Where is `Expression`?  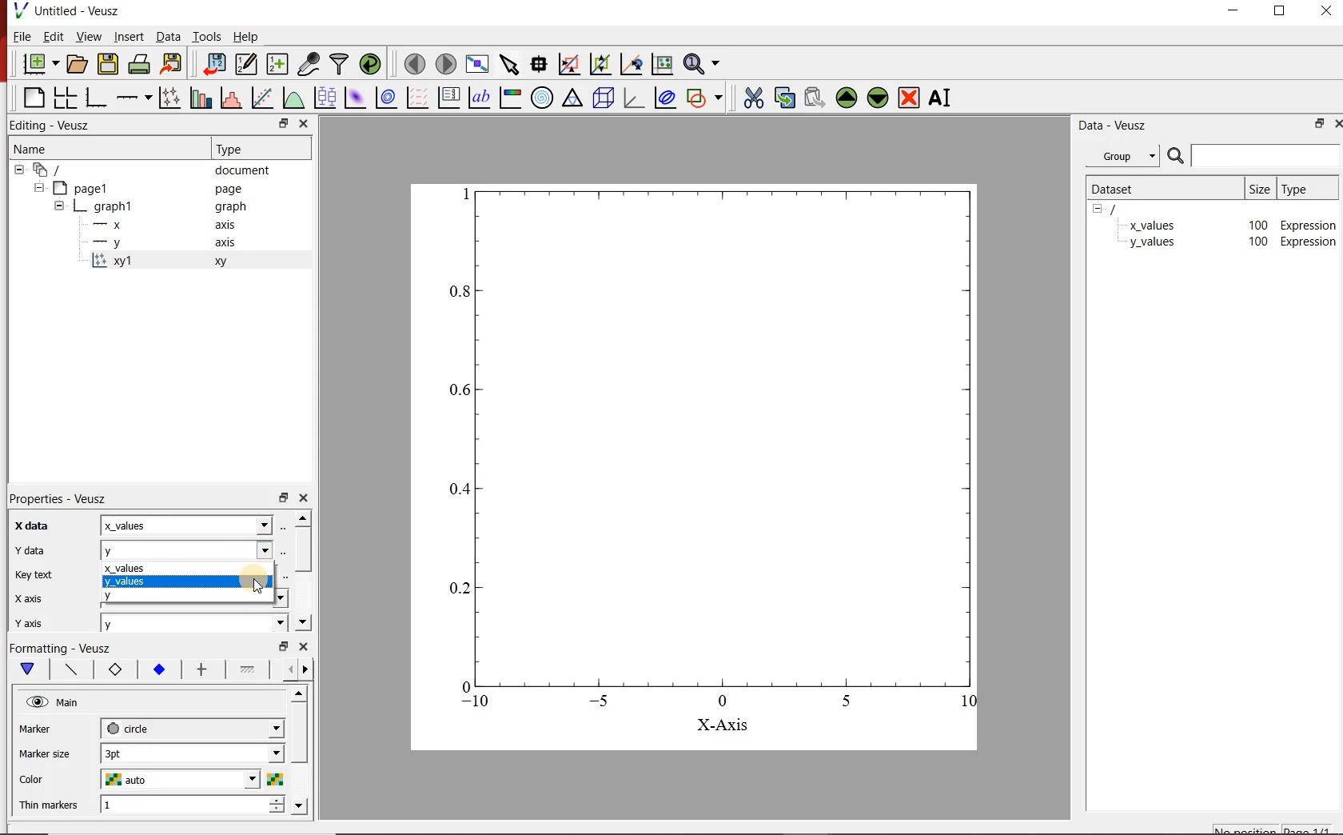
Expression is located at coordinates (1309, 242).